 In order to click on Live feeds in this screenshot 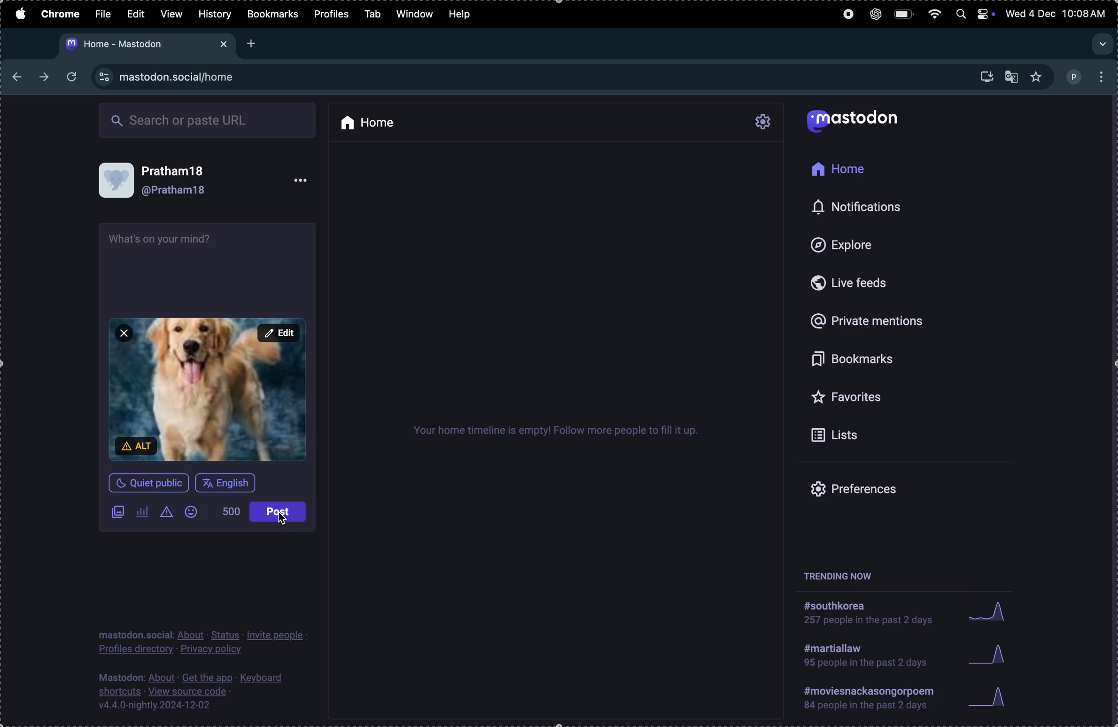, I will do `click(846, 285)`.